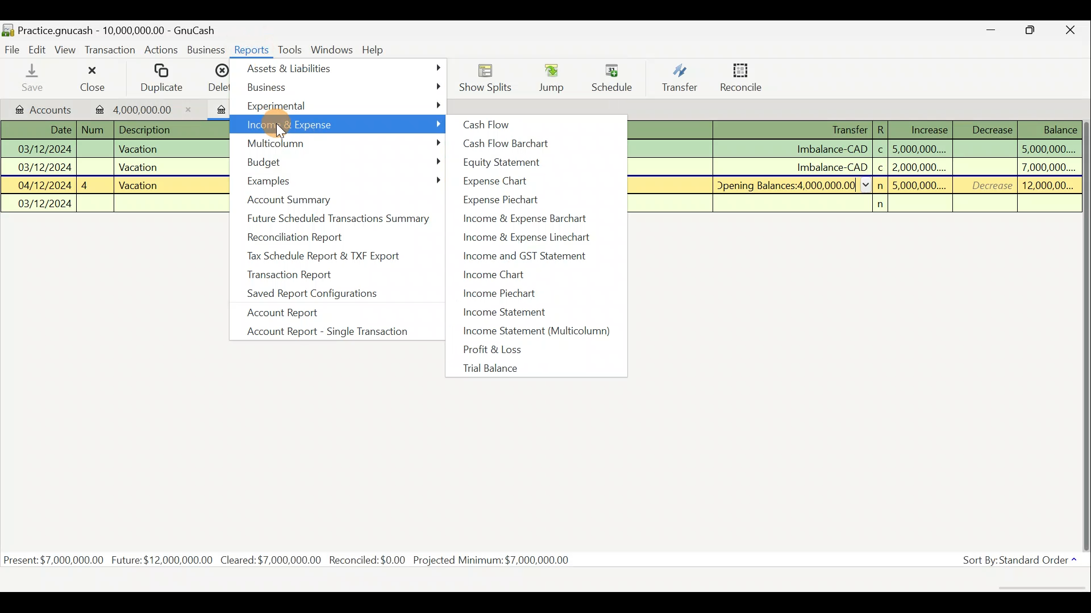 This screenshot has width=1091, height=613. Describe the element at coordinates (1048, 186) in the screenshot. I see `12,000,00...` at that location.